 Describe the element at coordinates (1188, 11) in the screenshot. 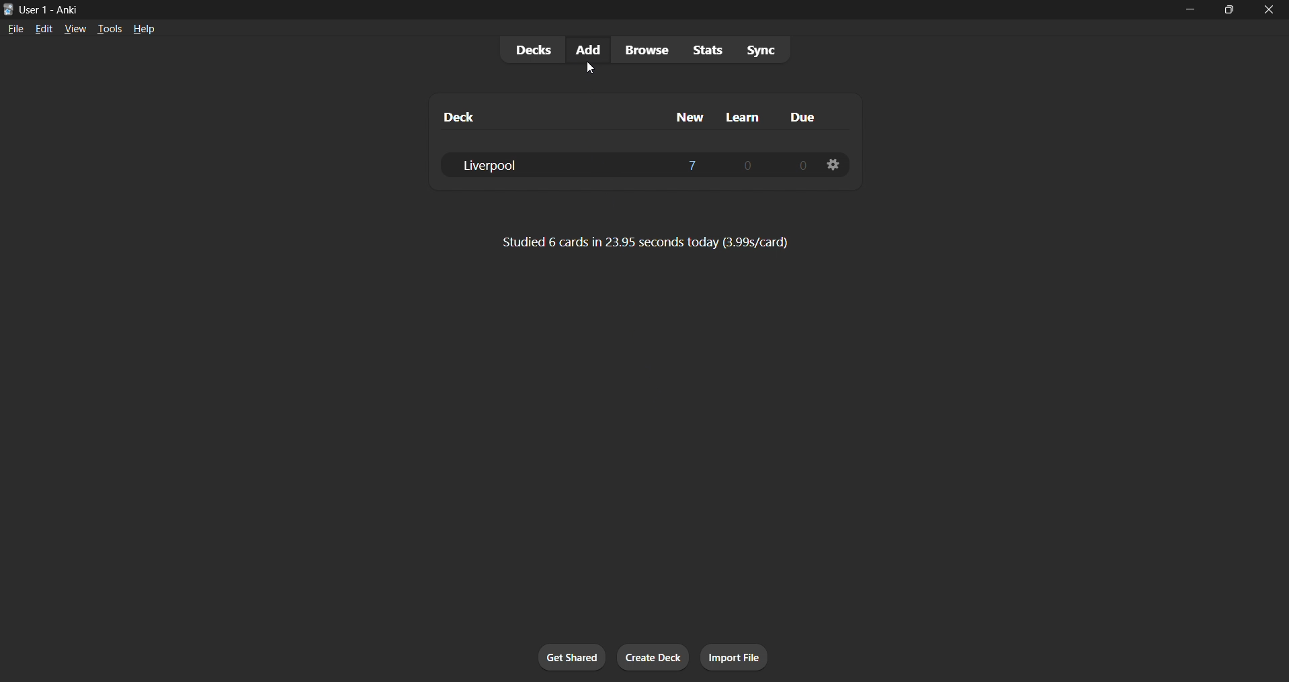

I see `minimize` at that location.